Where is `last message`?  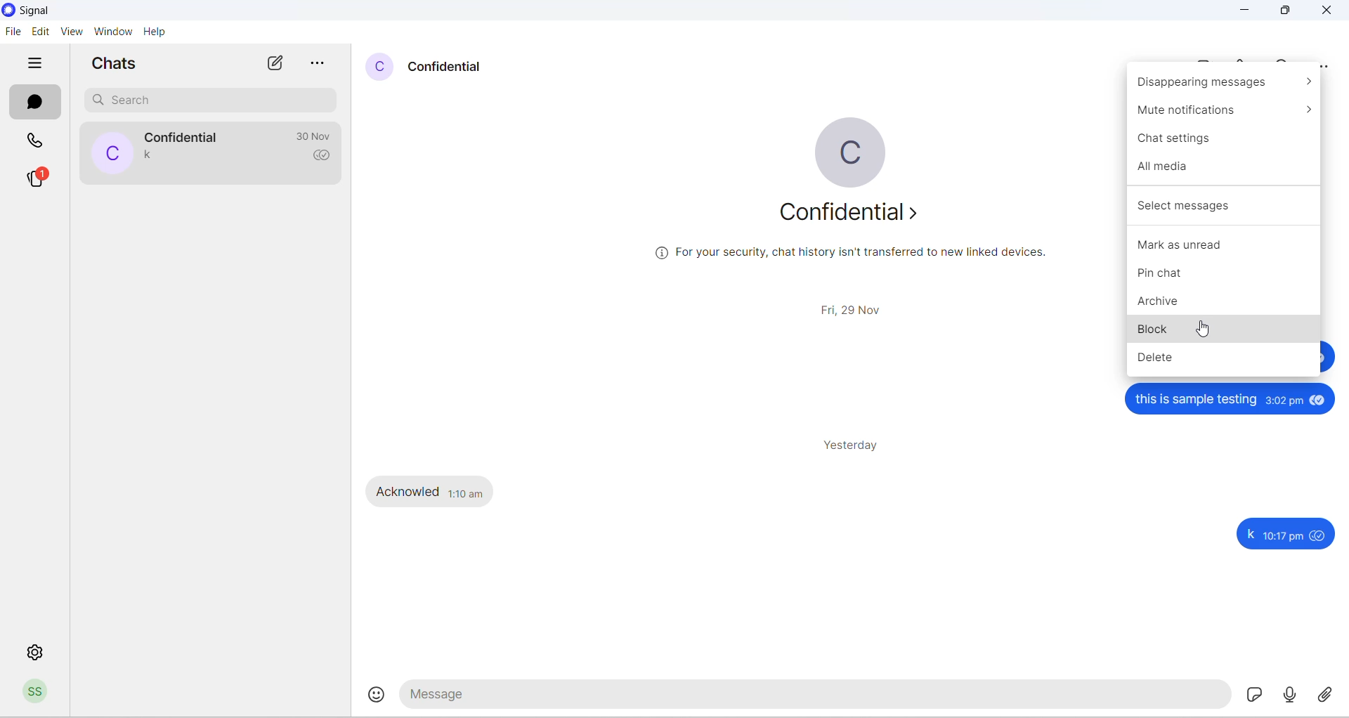 last message is located at coordinates (157, 160).